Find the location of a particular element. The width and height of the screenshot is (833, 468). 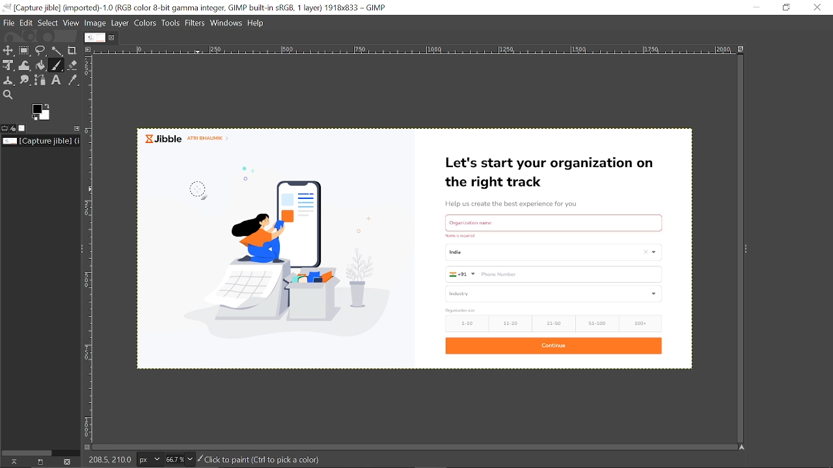

Move tool is located at coordinates (8, 50).